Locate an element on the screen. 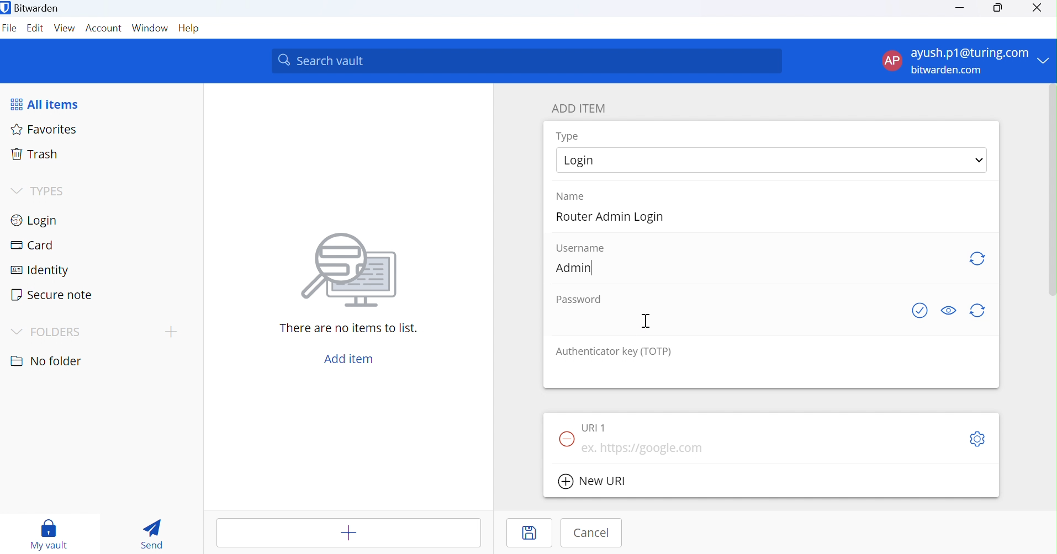  Bitwarden is located at coordinates (31, 7).